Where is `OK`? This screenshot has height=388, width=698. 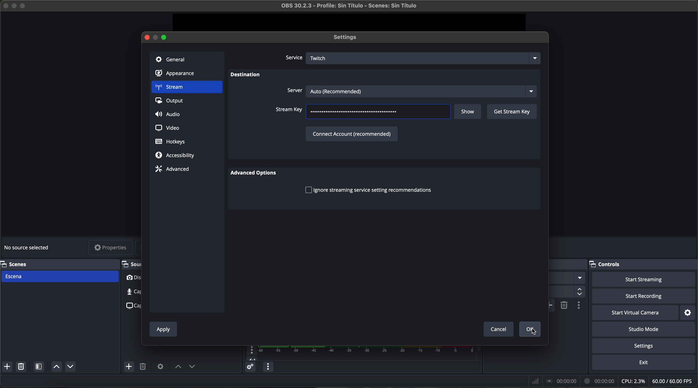 OK is located at coordinates (529, 329).